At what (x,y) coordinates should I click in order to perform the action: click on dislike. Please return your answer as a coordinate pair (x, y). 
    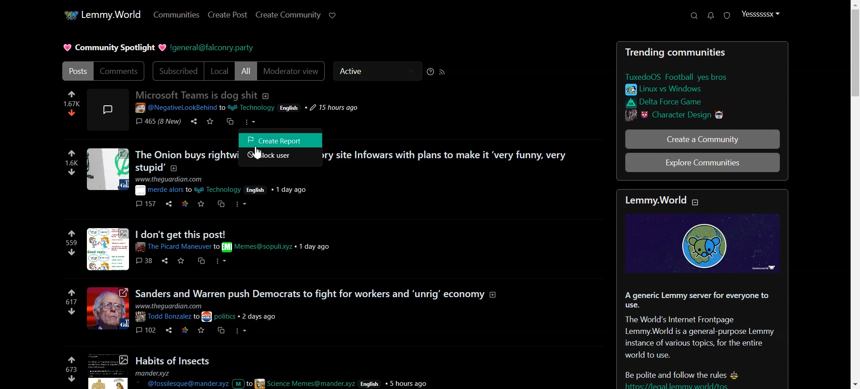
    Looking at the image, I should click on (72, 312).